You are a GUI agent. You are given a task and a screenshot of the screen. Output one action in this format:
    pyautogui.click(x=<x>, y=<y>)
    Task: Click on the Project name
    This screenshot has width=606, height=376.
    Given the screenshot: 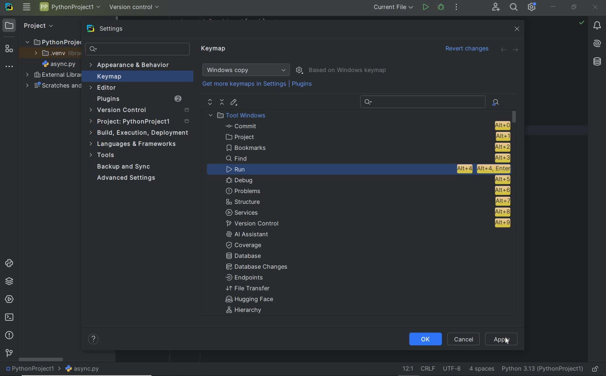 What is the action you would take?
    pyautogui.click(x=70, y=8)
    